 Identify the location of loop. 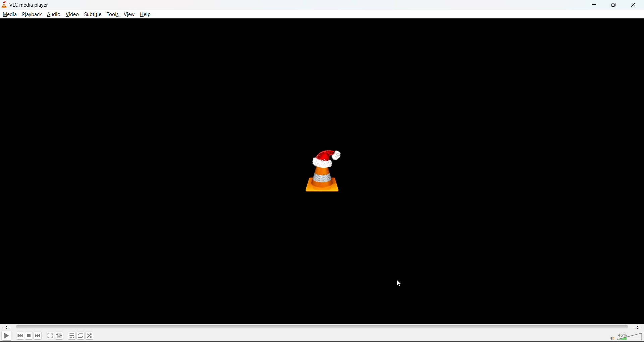
(79, 335).